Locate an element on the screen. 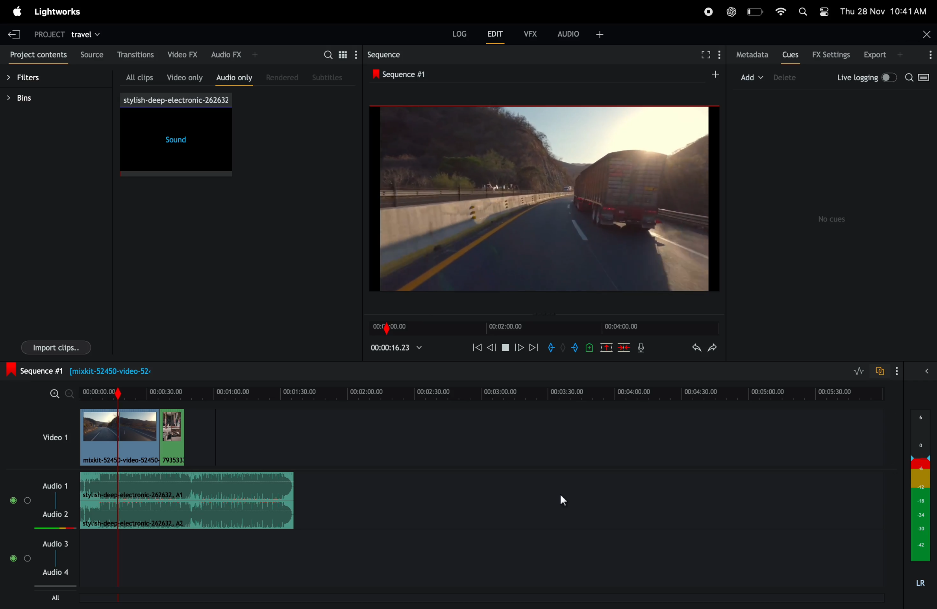 This screenshot has height=609, width=937. Solo track is located at coordinates (31, 502).